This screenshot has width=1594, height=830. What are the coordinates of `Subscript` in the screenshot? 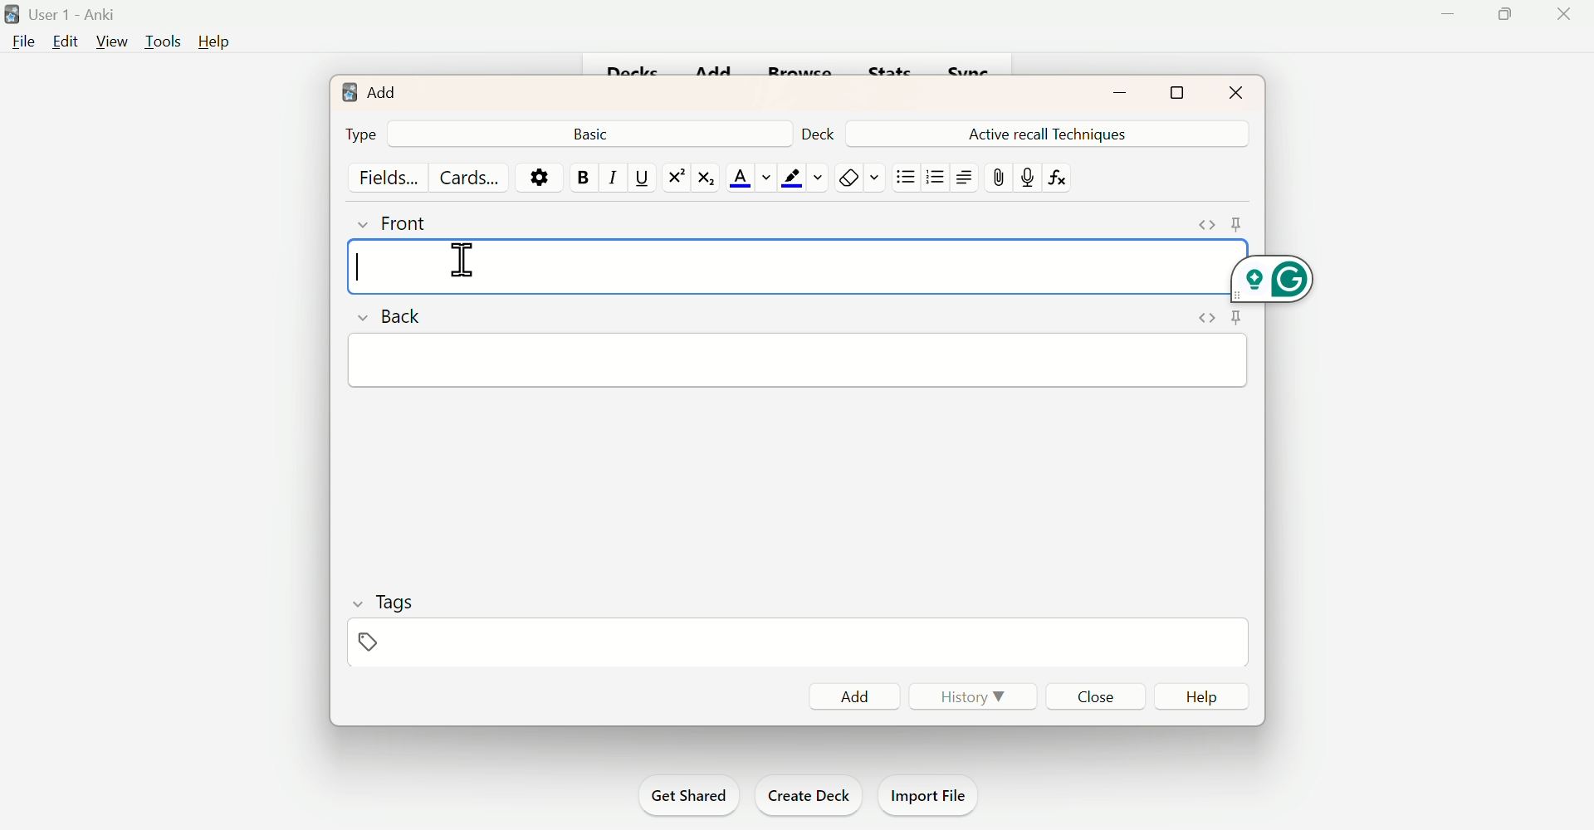 It's located at (705, 178).